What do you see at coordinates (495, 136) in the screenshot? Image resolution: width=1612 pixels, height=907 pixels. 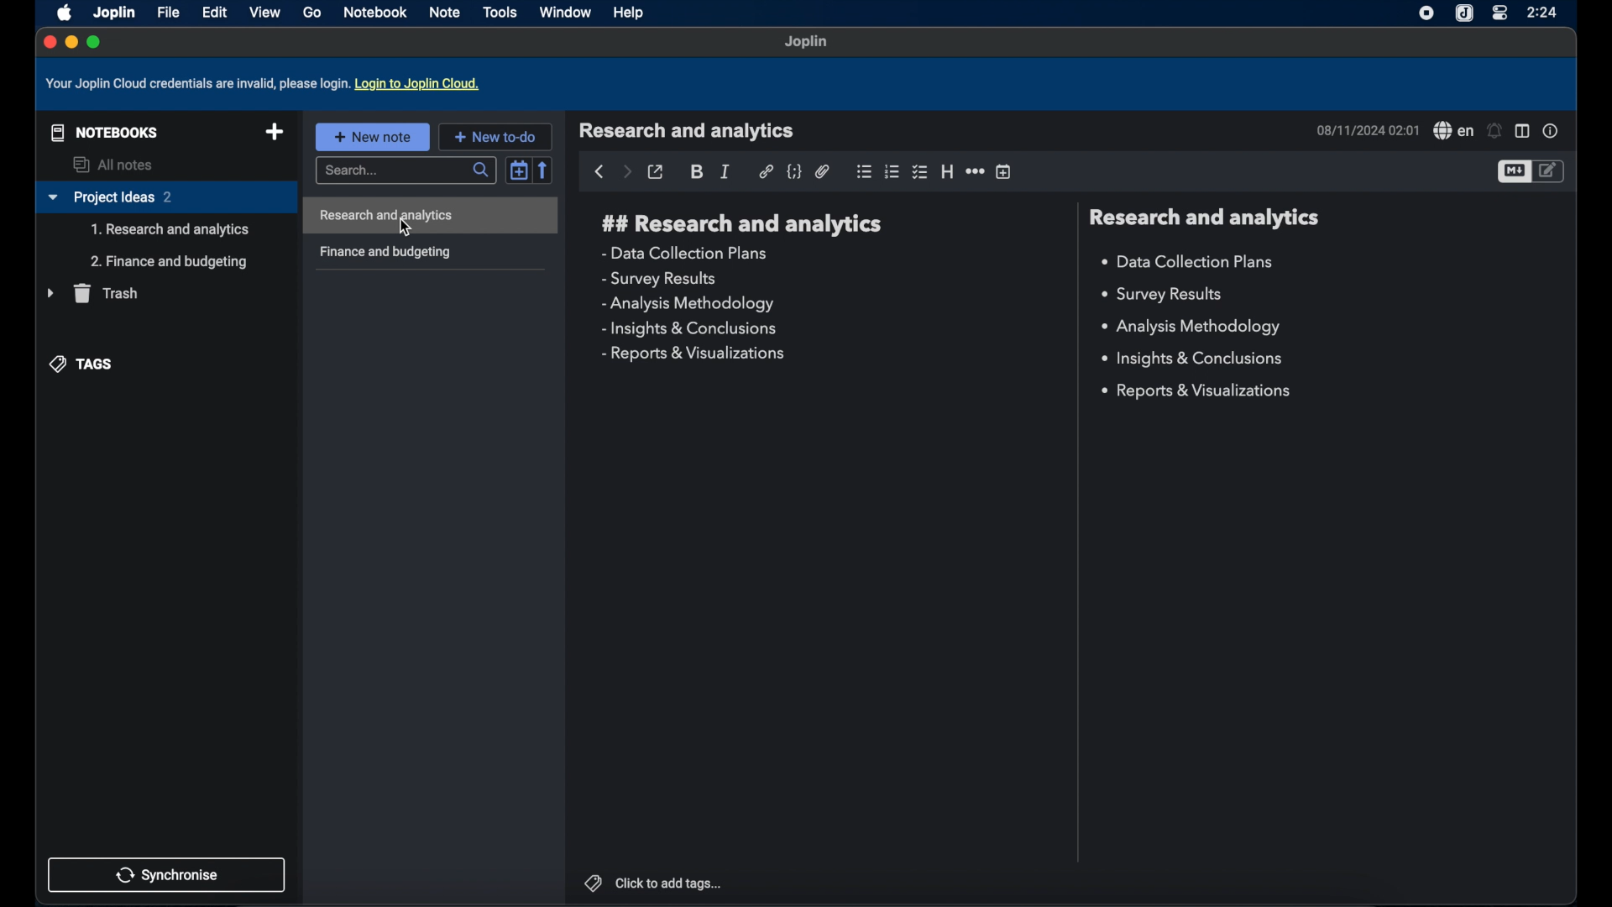 I see `new to-do` at bounding box center [495, 136].